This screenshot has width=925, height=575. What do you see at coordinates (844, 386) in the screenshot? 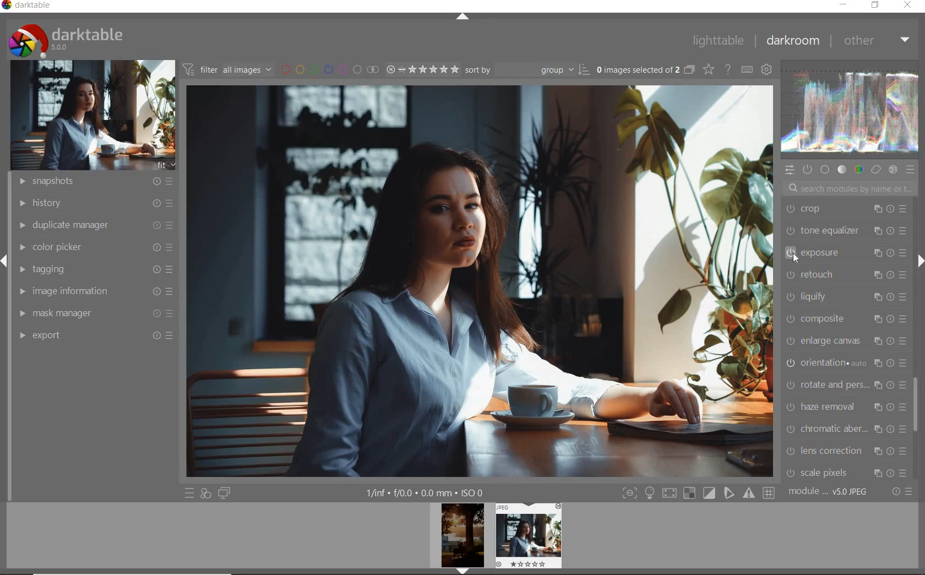
I see `ROTATE AND` at bounding box center [844, 386].